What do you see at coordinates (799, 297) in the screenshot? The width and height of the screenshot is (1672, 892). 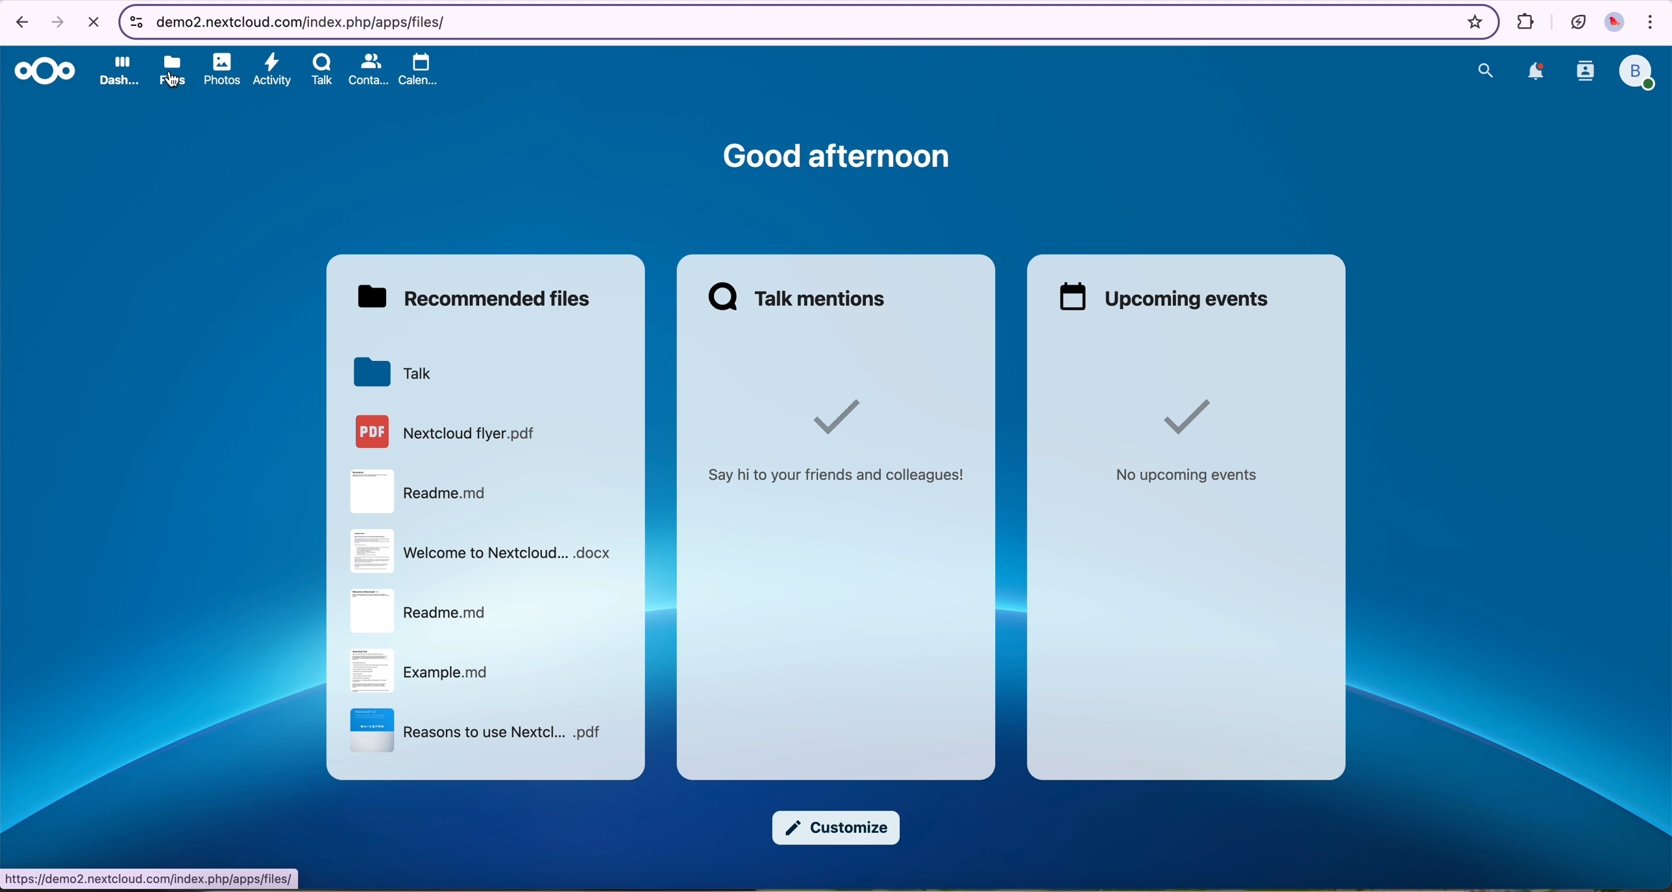 I see `Talk mentions` at bounding box center [799, 297].